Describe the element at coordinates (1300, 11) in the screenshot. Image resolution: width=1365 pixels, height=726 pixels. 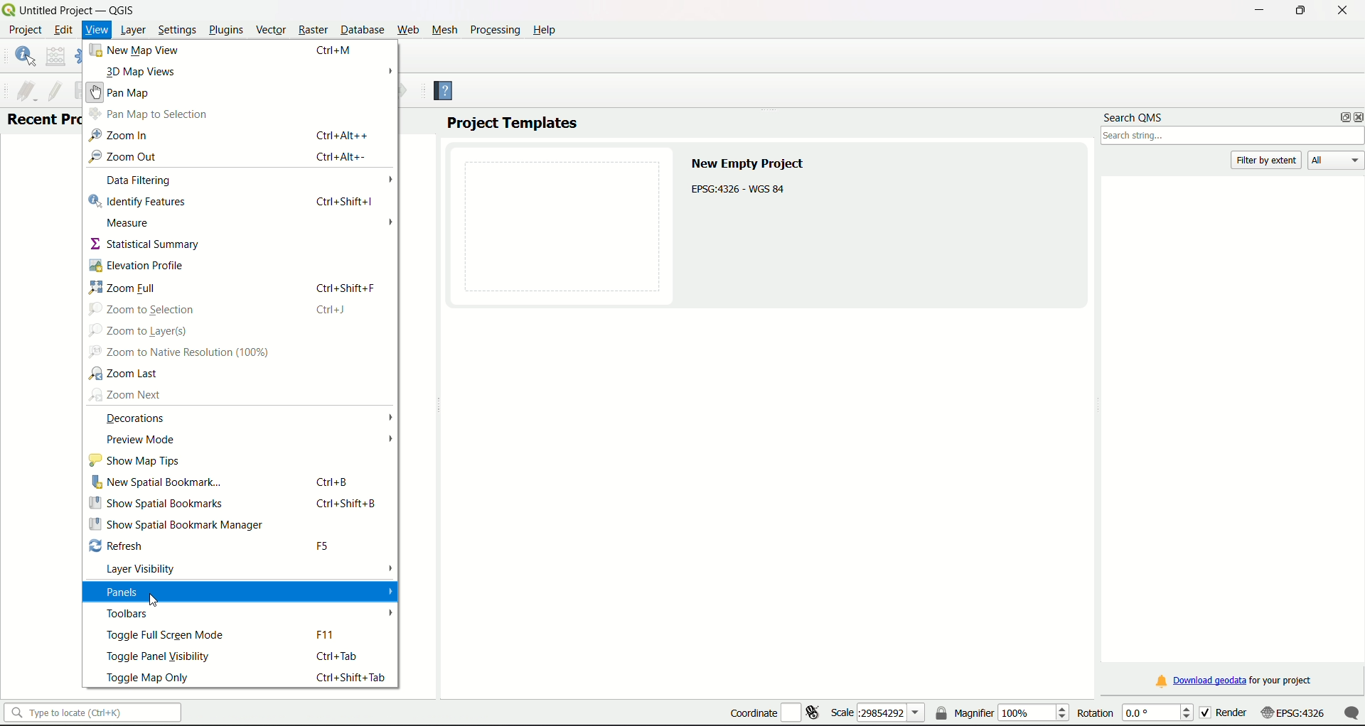
I see `minimize/maximize` at that location.